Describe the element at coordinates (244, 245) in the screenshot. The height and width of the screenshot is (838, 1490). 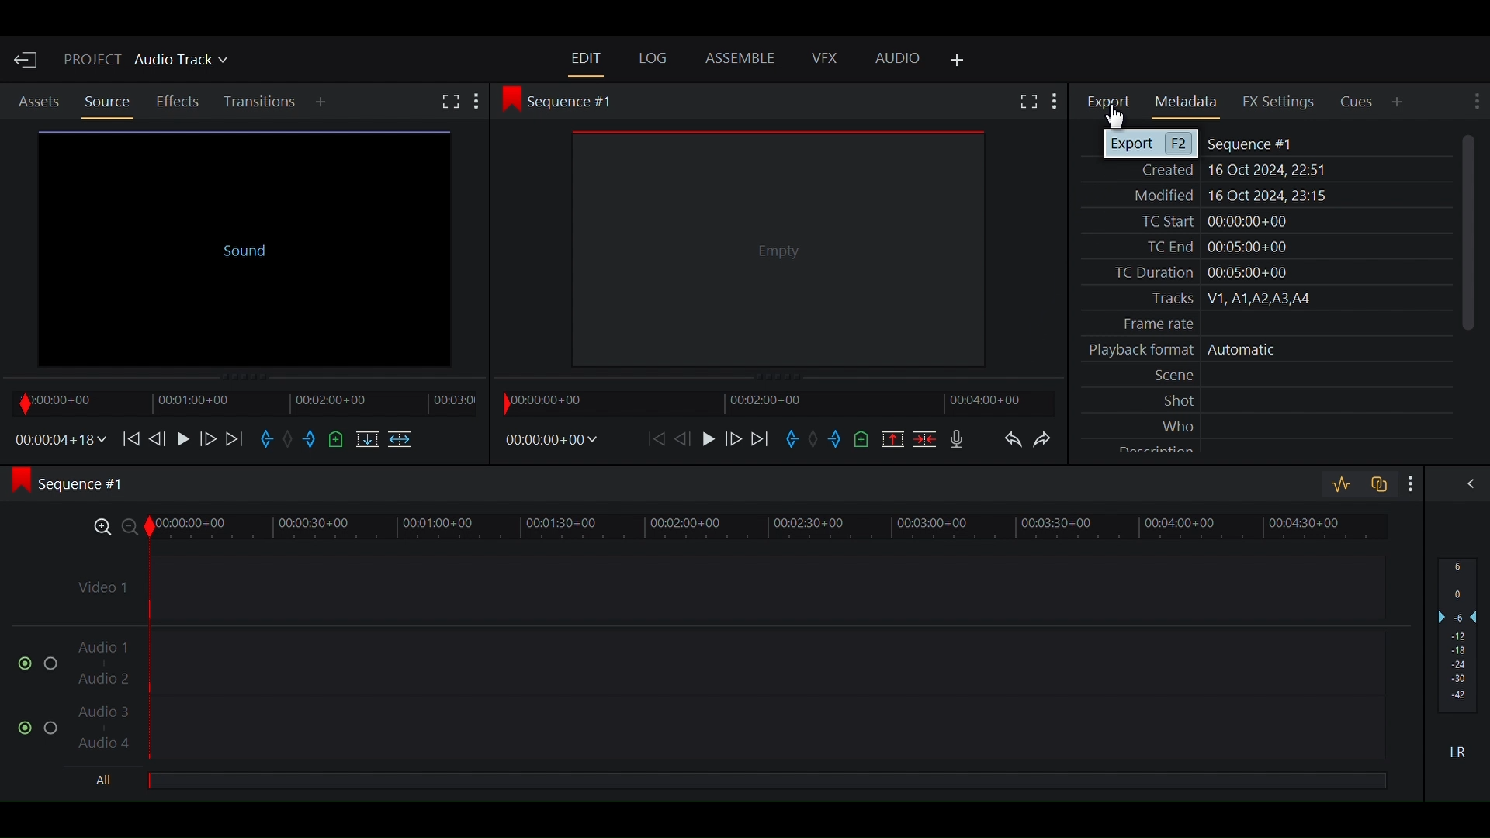
I see `Sound` at that location.